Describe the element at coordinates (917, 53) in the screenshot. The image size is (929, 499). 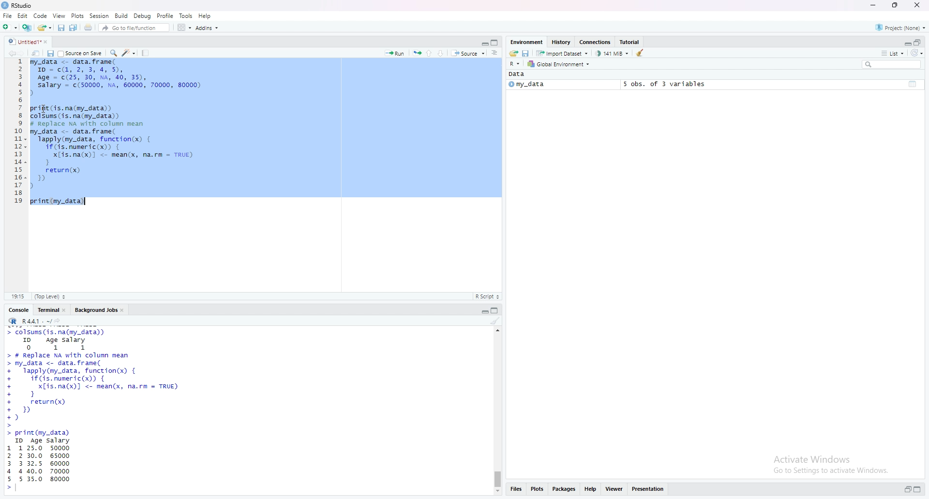
I see `refresh` at that location.